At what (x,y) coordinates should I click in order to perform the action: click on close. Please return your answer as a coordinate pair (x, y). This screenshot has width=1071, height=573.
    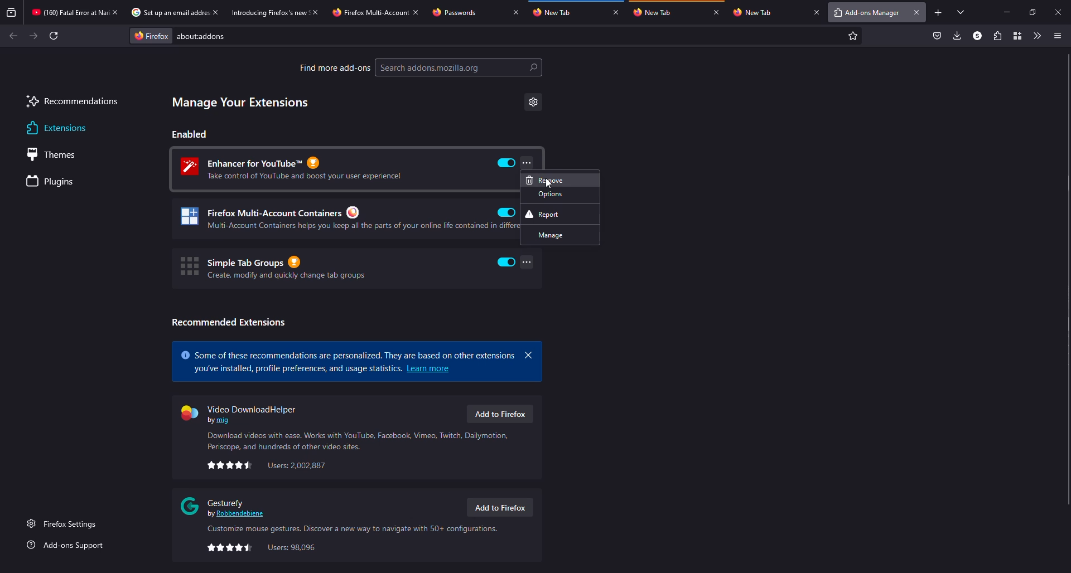
    Looking at the image, I should click on (515, 12).